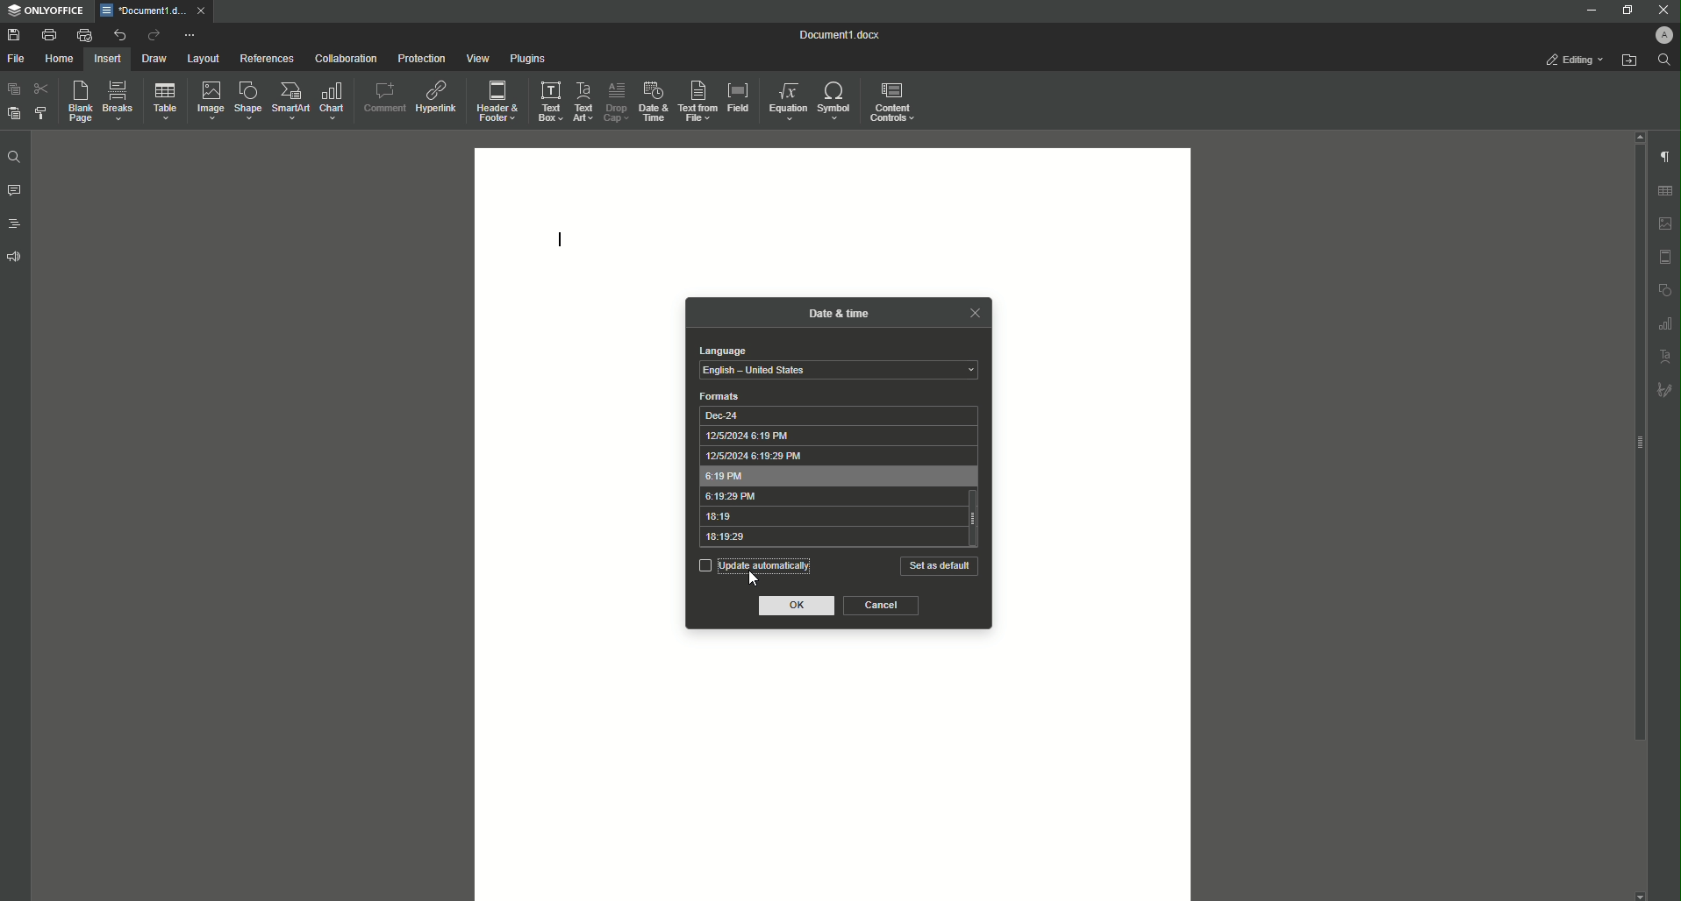 The image size is (1681, 901). Describe the element at coordinates (1666, 223) in the screenshot. I see `image settings` at that location.